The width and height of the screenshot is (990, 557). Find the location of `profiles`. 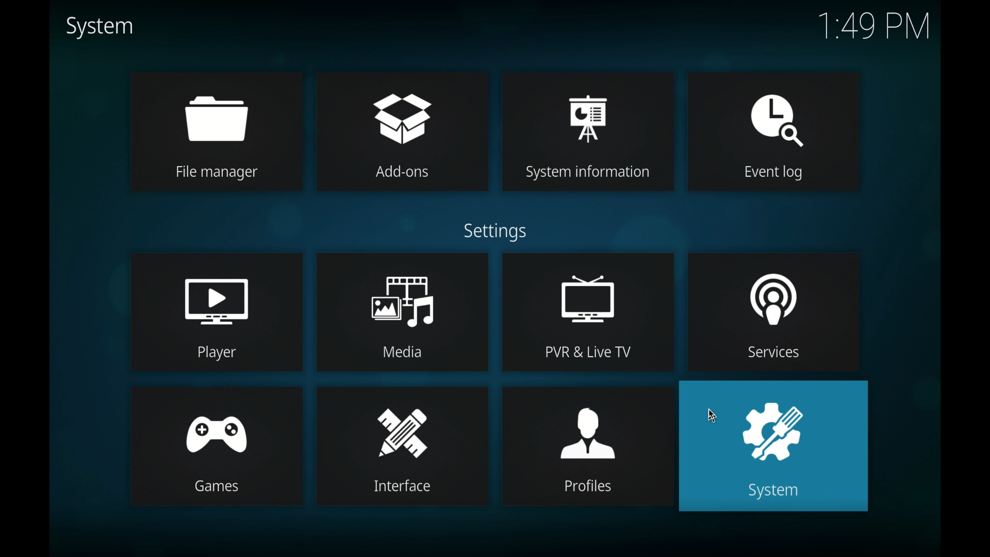

profiles is located at coordinates (587, 444).